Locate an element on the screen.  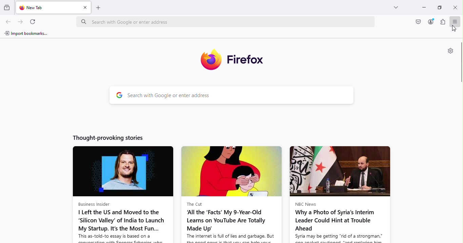
Import bookmarks is located at coordinates (26, 32).